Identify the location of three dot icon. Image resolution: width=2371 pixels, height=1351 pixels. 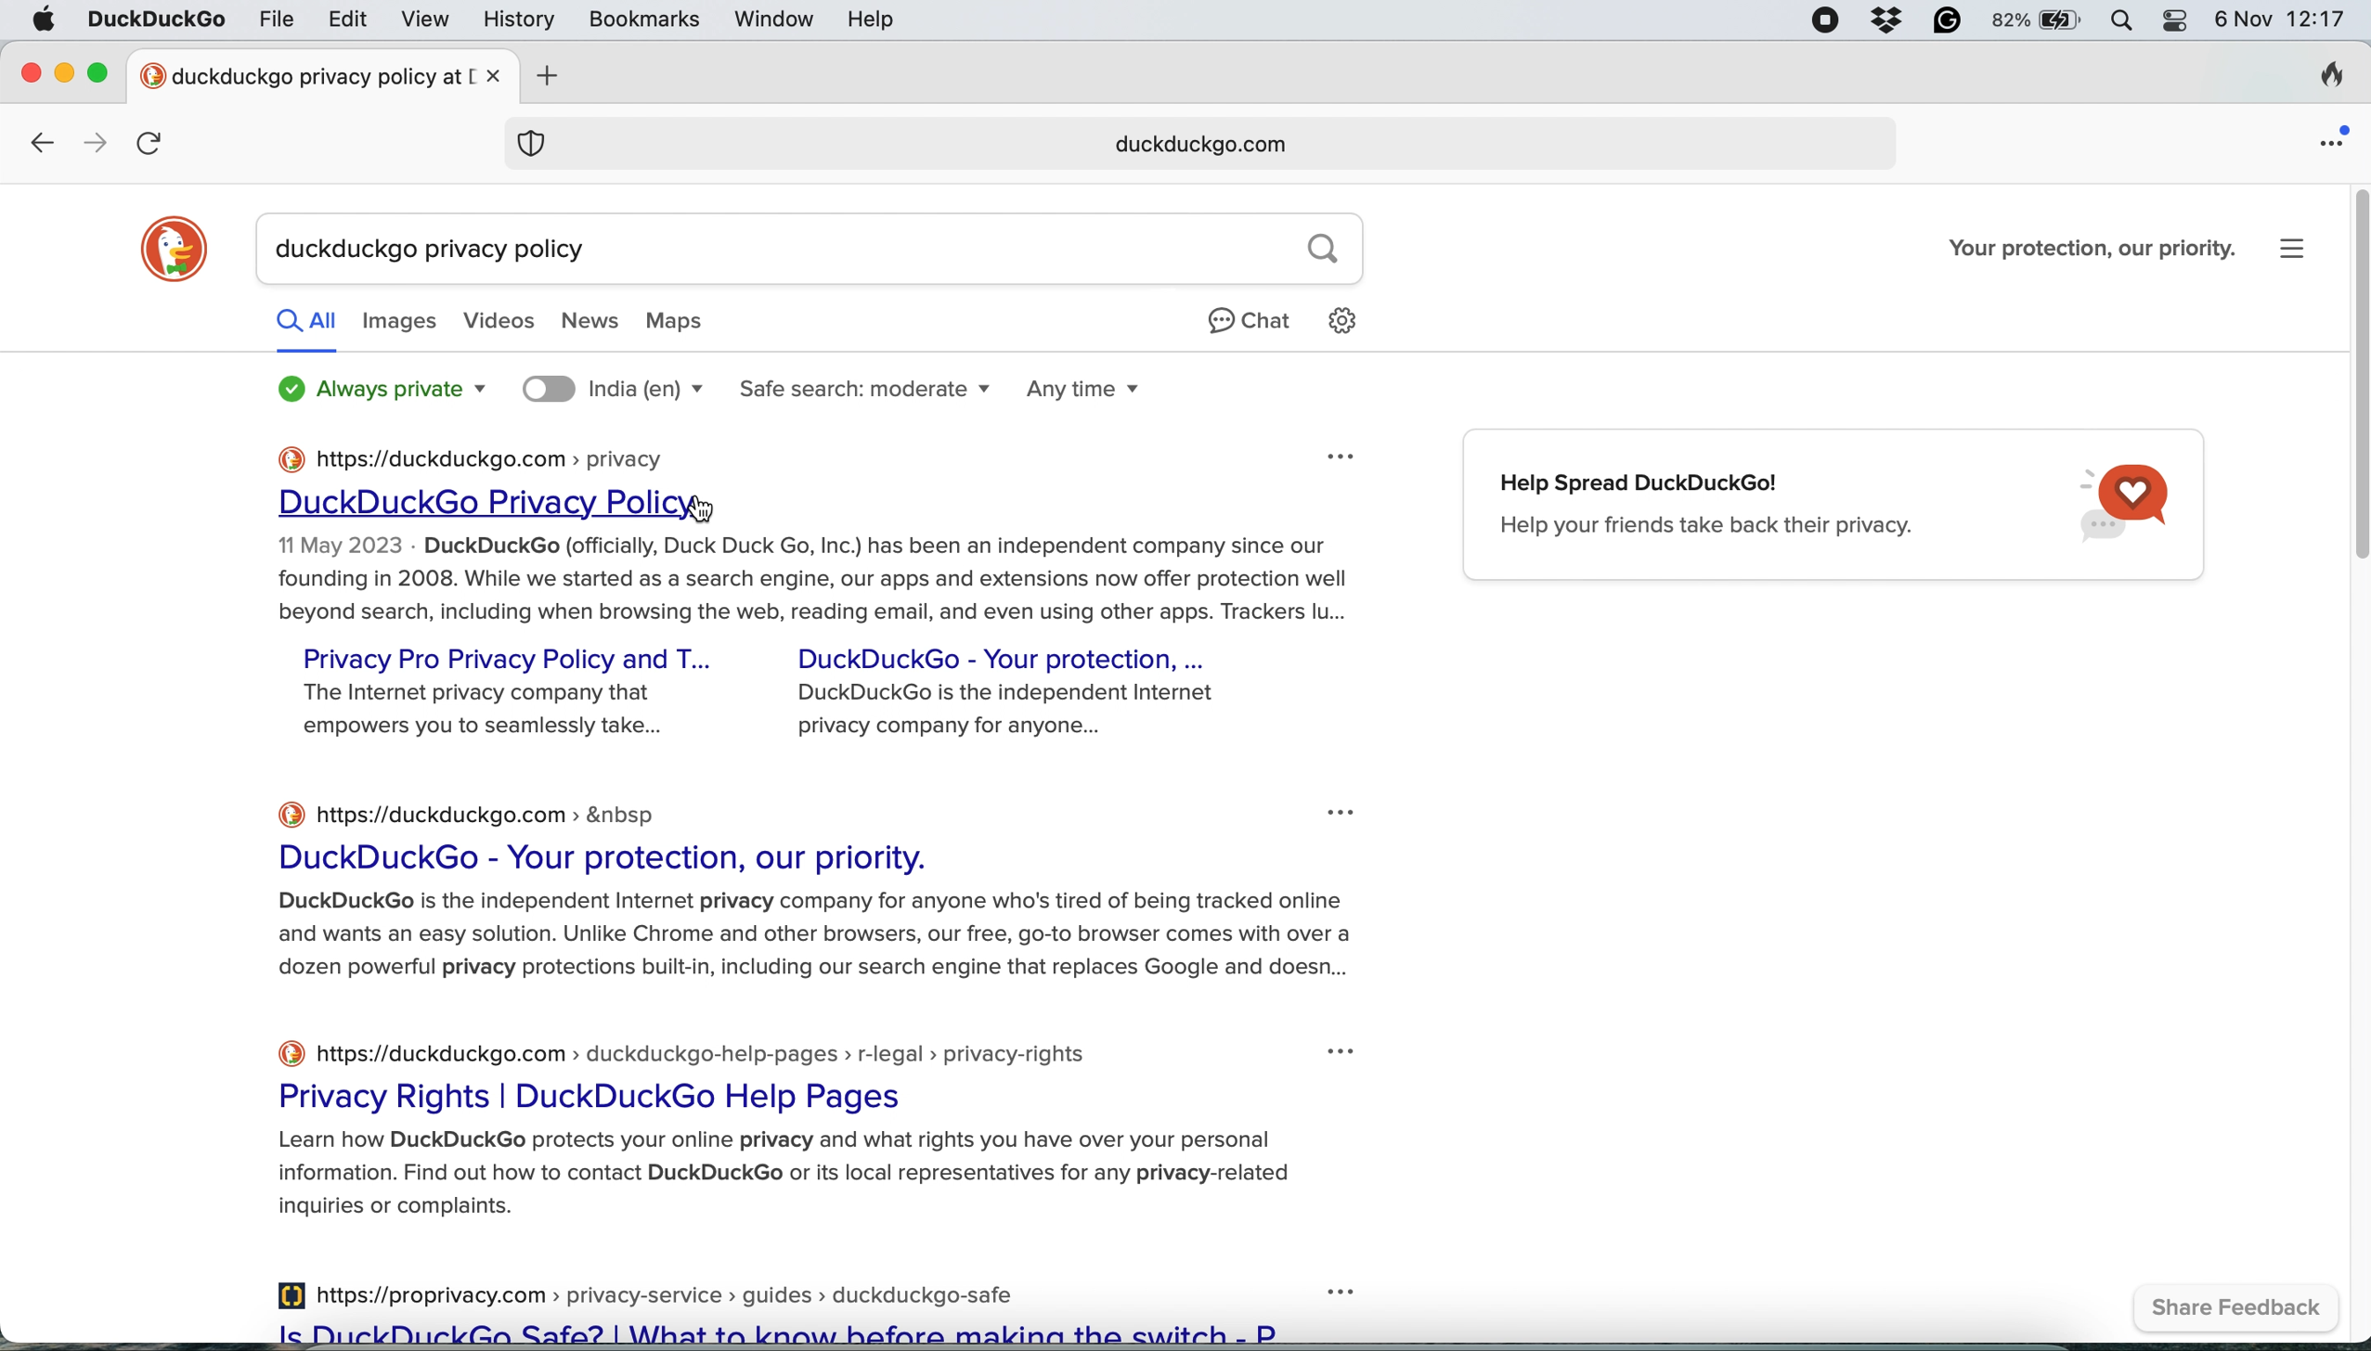
(1349, 1051).